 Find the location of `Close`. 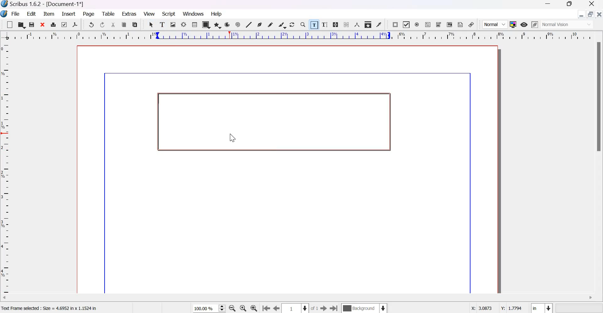

Close is located at coordinates (599, 16).